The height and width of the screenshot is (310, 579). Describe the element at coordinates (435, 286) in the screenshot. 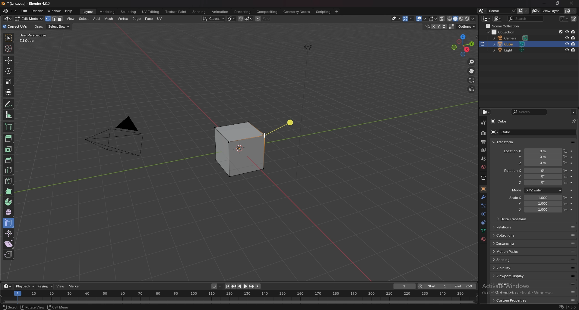

I see `start frame` at that location.